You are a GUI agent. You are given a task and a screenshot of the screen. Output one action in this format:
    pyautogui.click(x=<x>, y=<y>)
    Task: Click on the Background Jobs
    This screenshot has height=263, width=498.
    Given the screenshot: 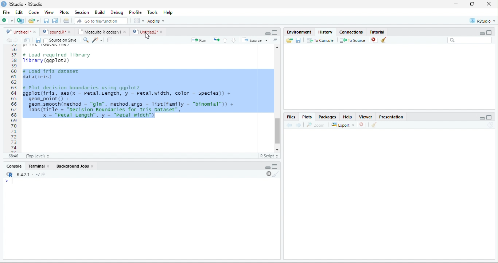 What is the action you would take?
    pyautogui.click(x=72, y=166)
    